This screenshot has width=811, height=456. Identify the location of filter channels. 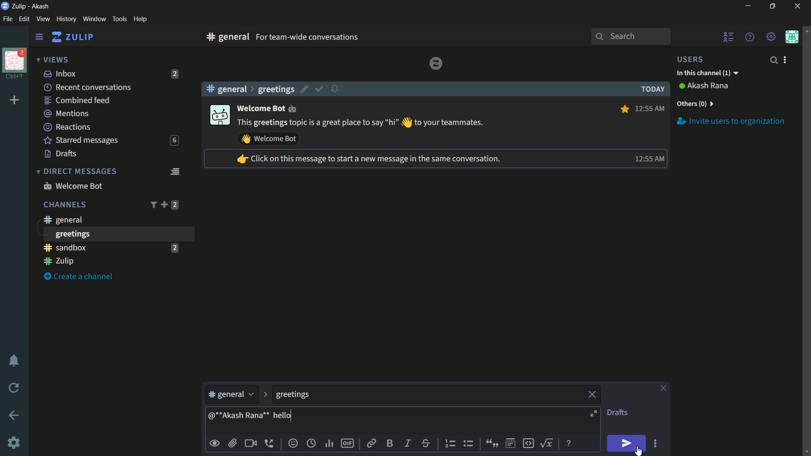
(152, 205).